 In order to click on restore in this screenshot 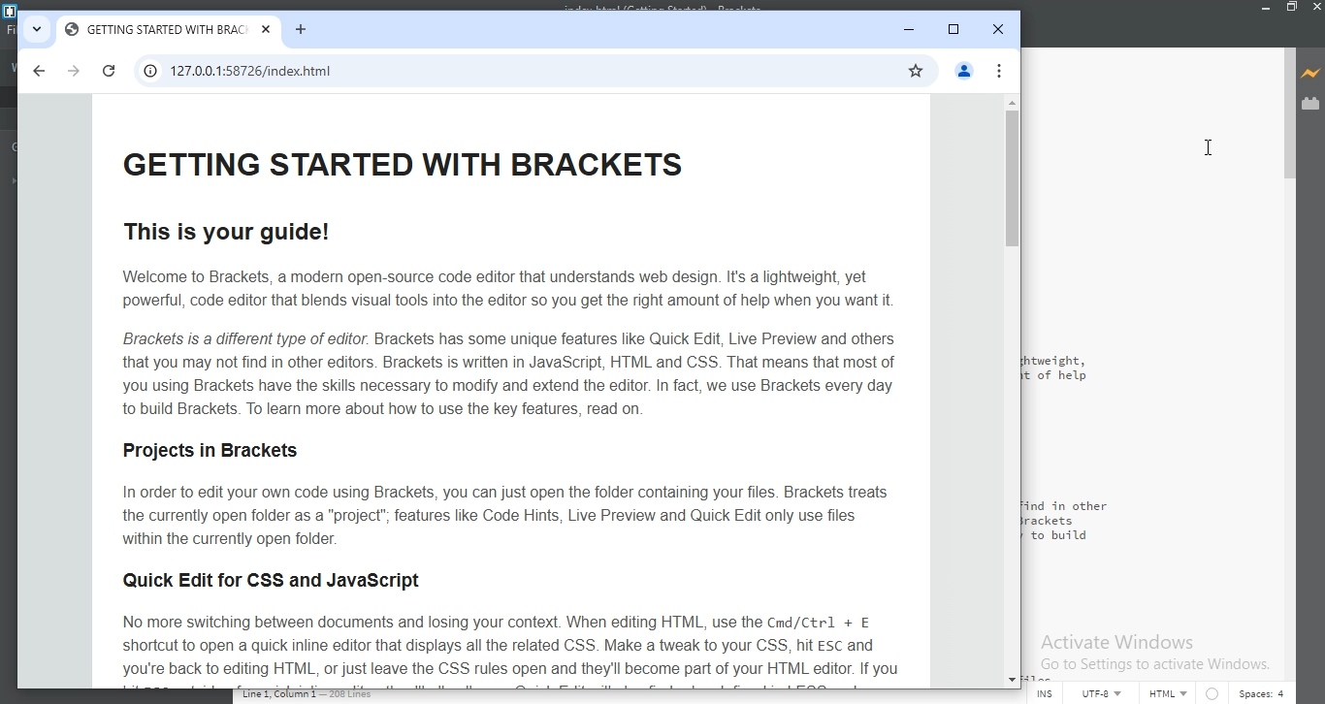, I will do `click(953, 29)`.